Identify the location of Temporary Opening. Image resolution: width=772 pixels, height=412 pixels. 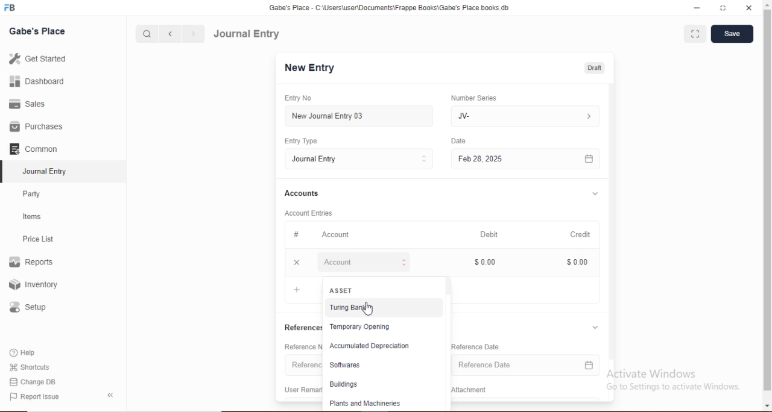
(360, 326).